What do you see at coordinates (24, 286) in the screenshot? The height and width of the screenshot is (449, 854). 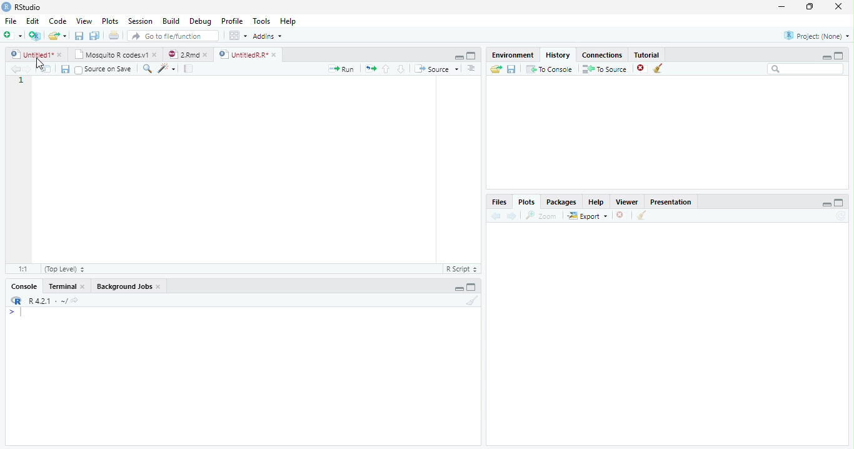 I see `Console` at bounding box center [24, 286].